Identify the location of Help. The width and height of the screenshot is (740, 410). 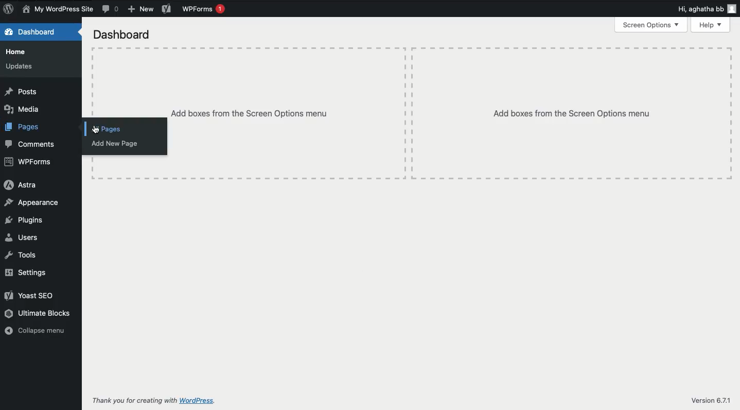
(711, 25).